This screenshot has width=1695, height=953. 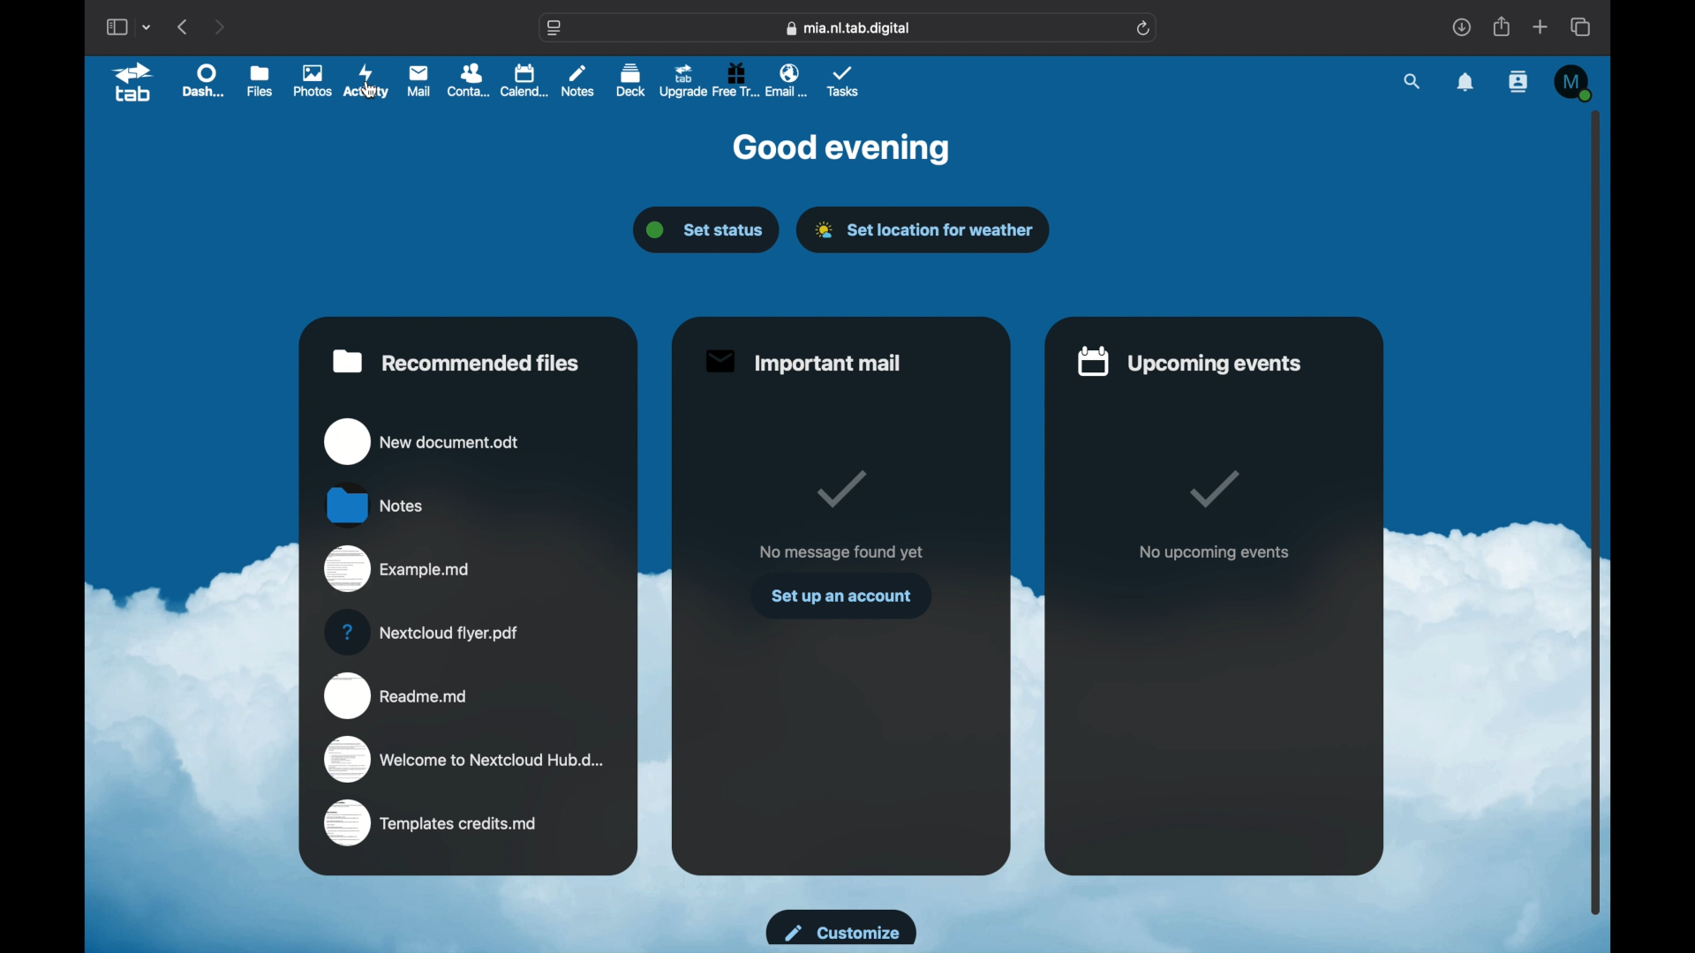 I want to click on set location for weather, so click(x=925, y=230).